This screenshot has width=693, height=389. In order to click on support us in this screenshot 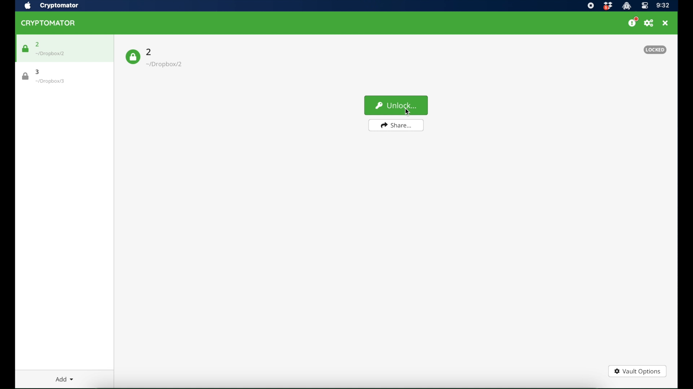, I will do `click(633, 22)`.